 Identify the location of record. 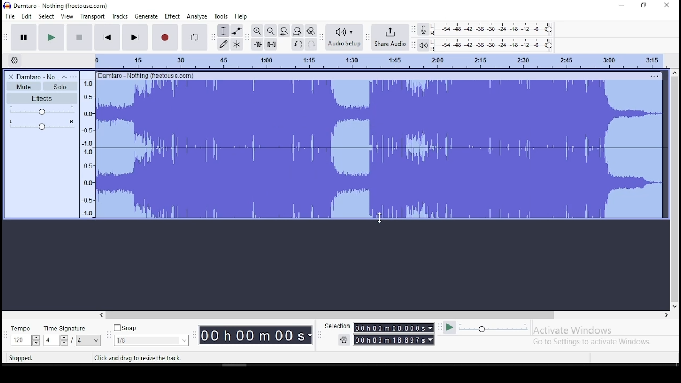
(165, 38).